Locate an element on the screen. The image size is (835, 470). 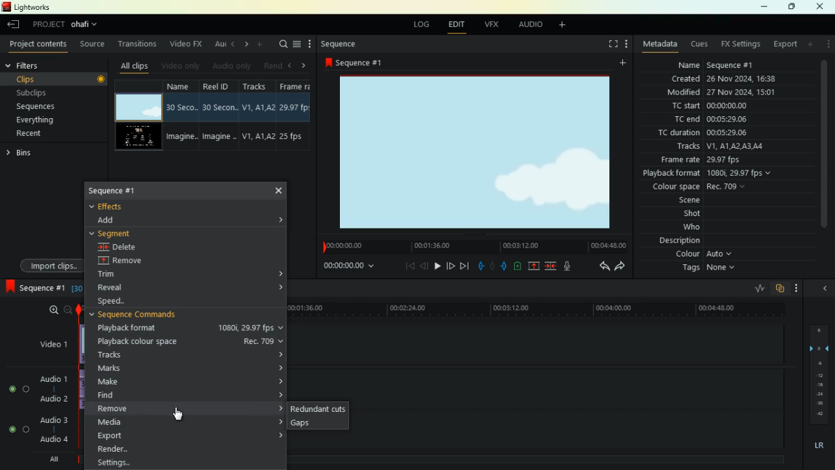
videos is located at coordinates (140, 135).